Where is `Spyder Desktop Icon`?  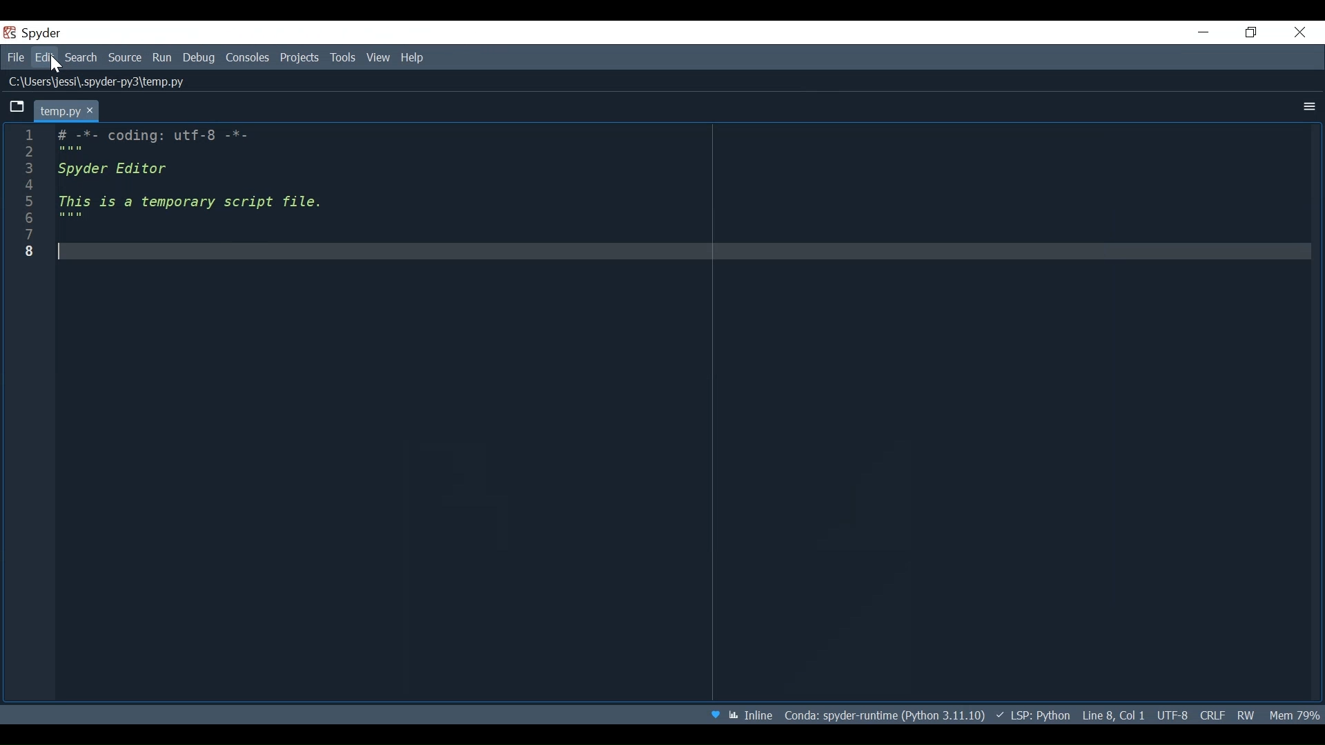 Spyder Desktop Icon is located at coordinates (10, 32).